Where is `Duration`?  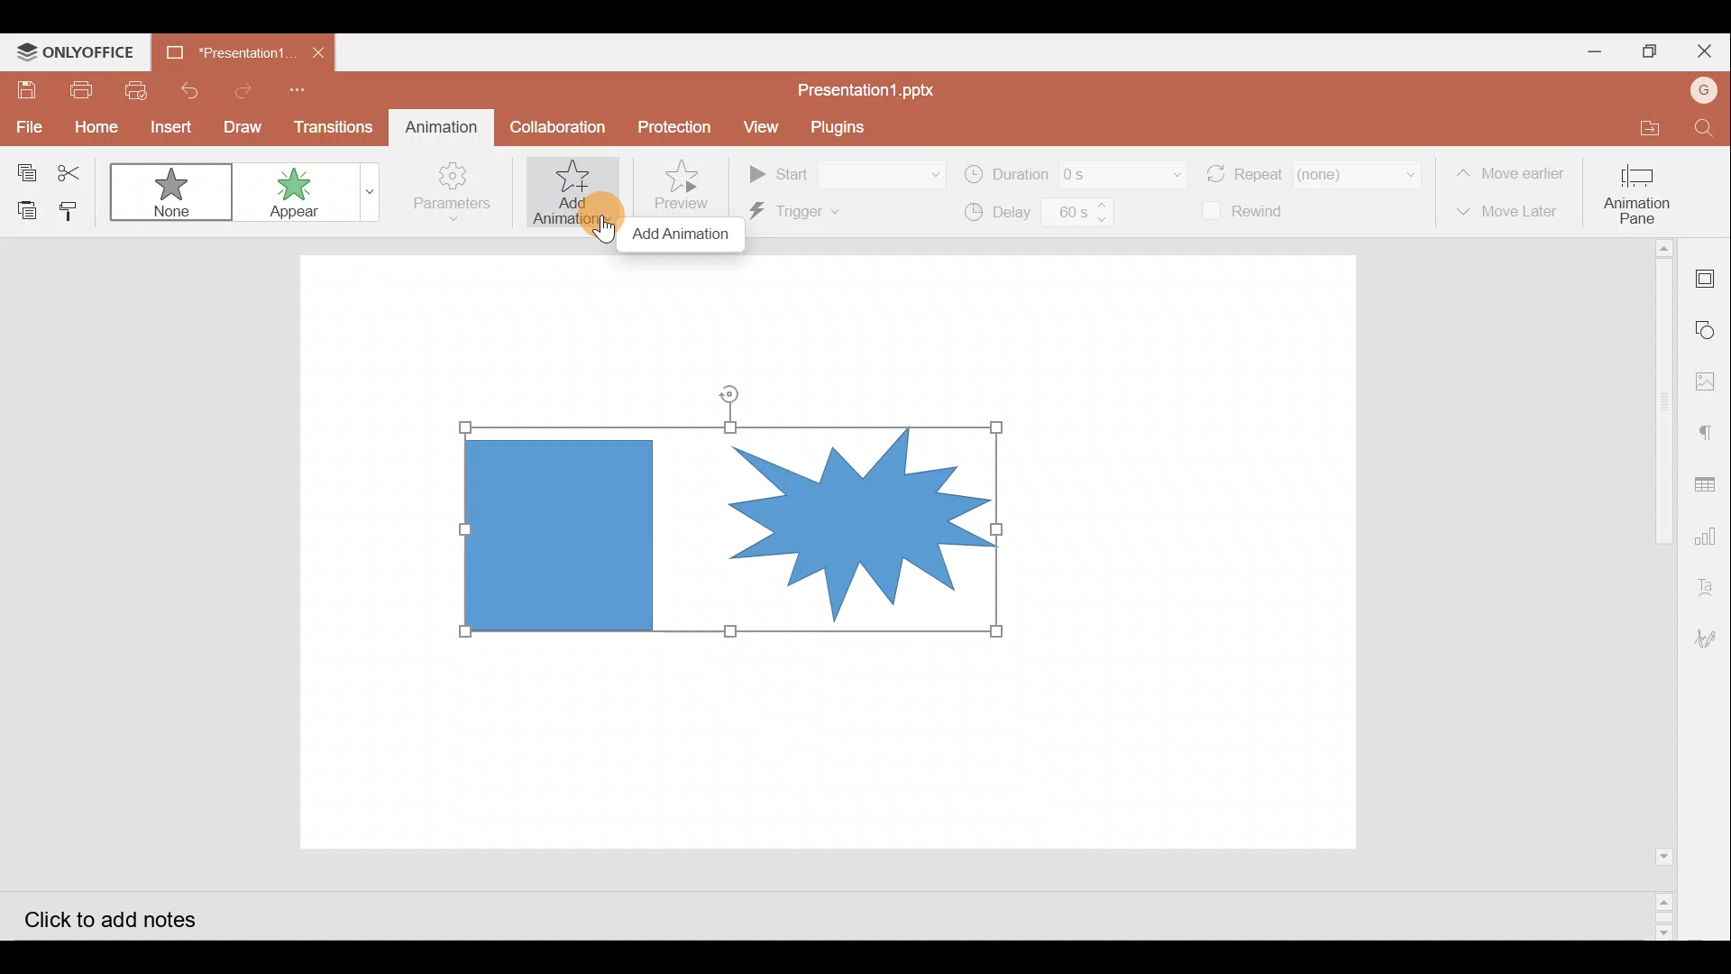 Duration is located at coordinates (1072, 172).